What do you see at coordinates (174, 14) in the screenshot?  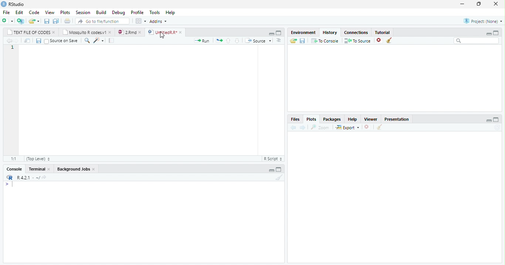 I see `help` at bounding box center [174, 14].